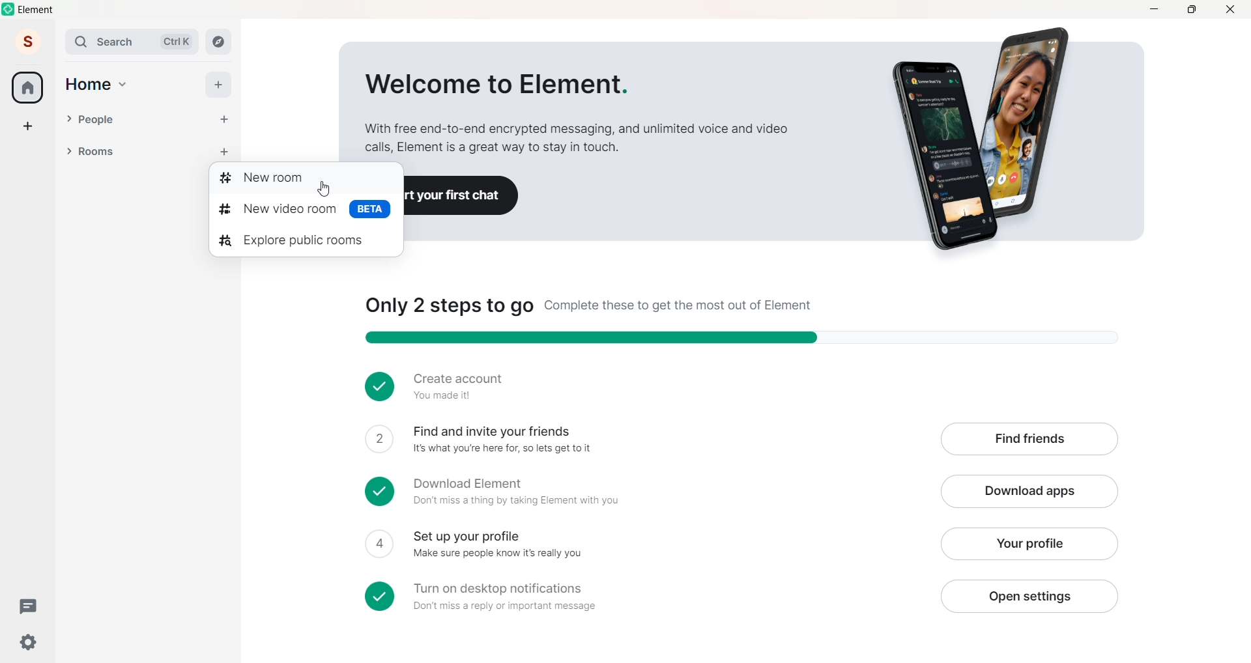 Image resolution: width=1251 pixels, height=663 pixels. I want to click on Threads, so click(31, 607).